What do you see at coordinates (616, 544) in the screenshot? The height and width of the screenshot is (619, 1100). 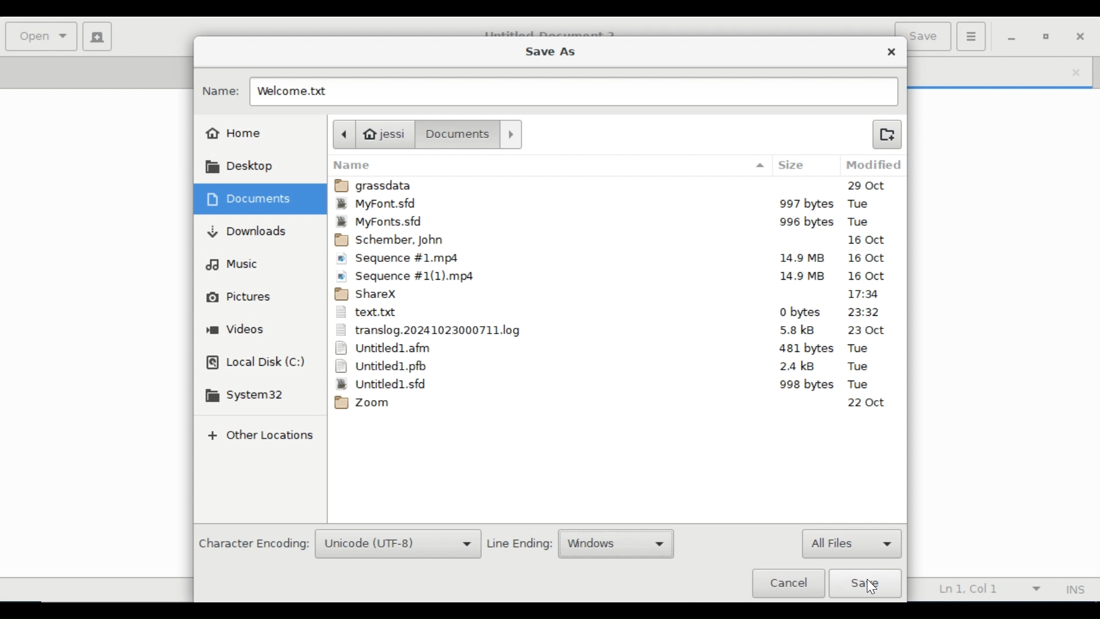 I see `Windows` at bounding box center [616, 544].